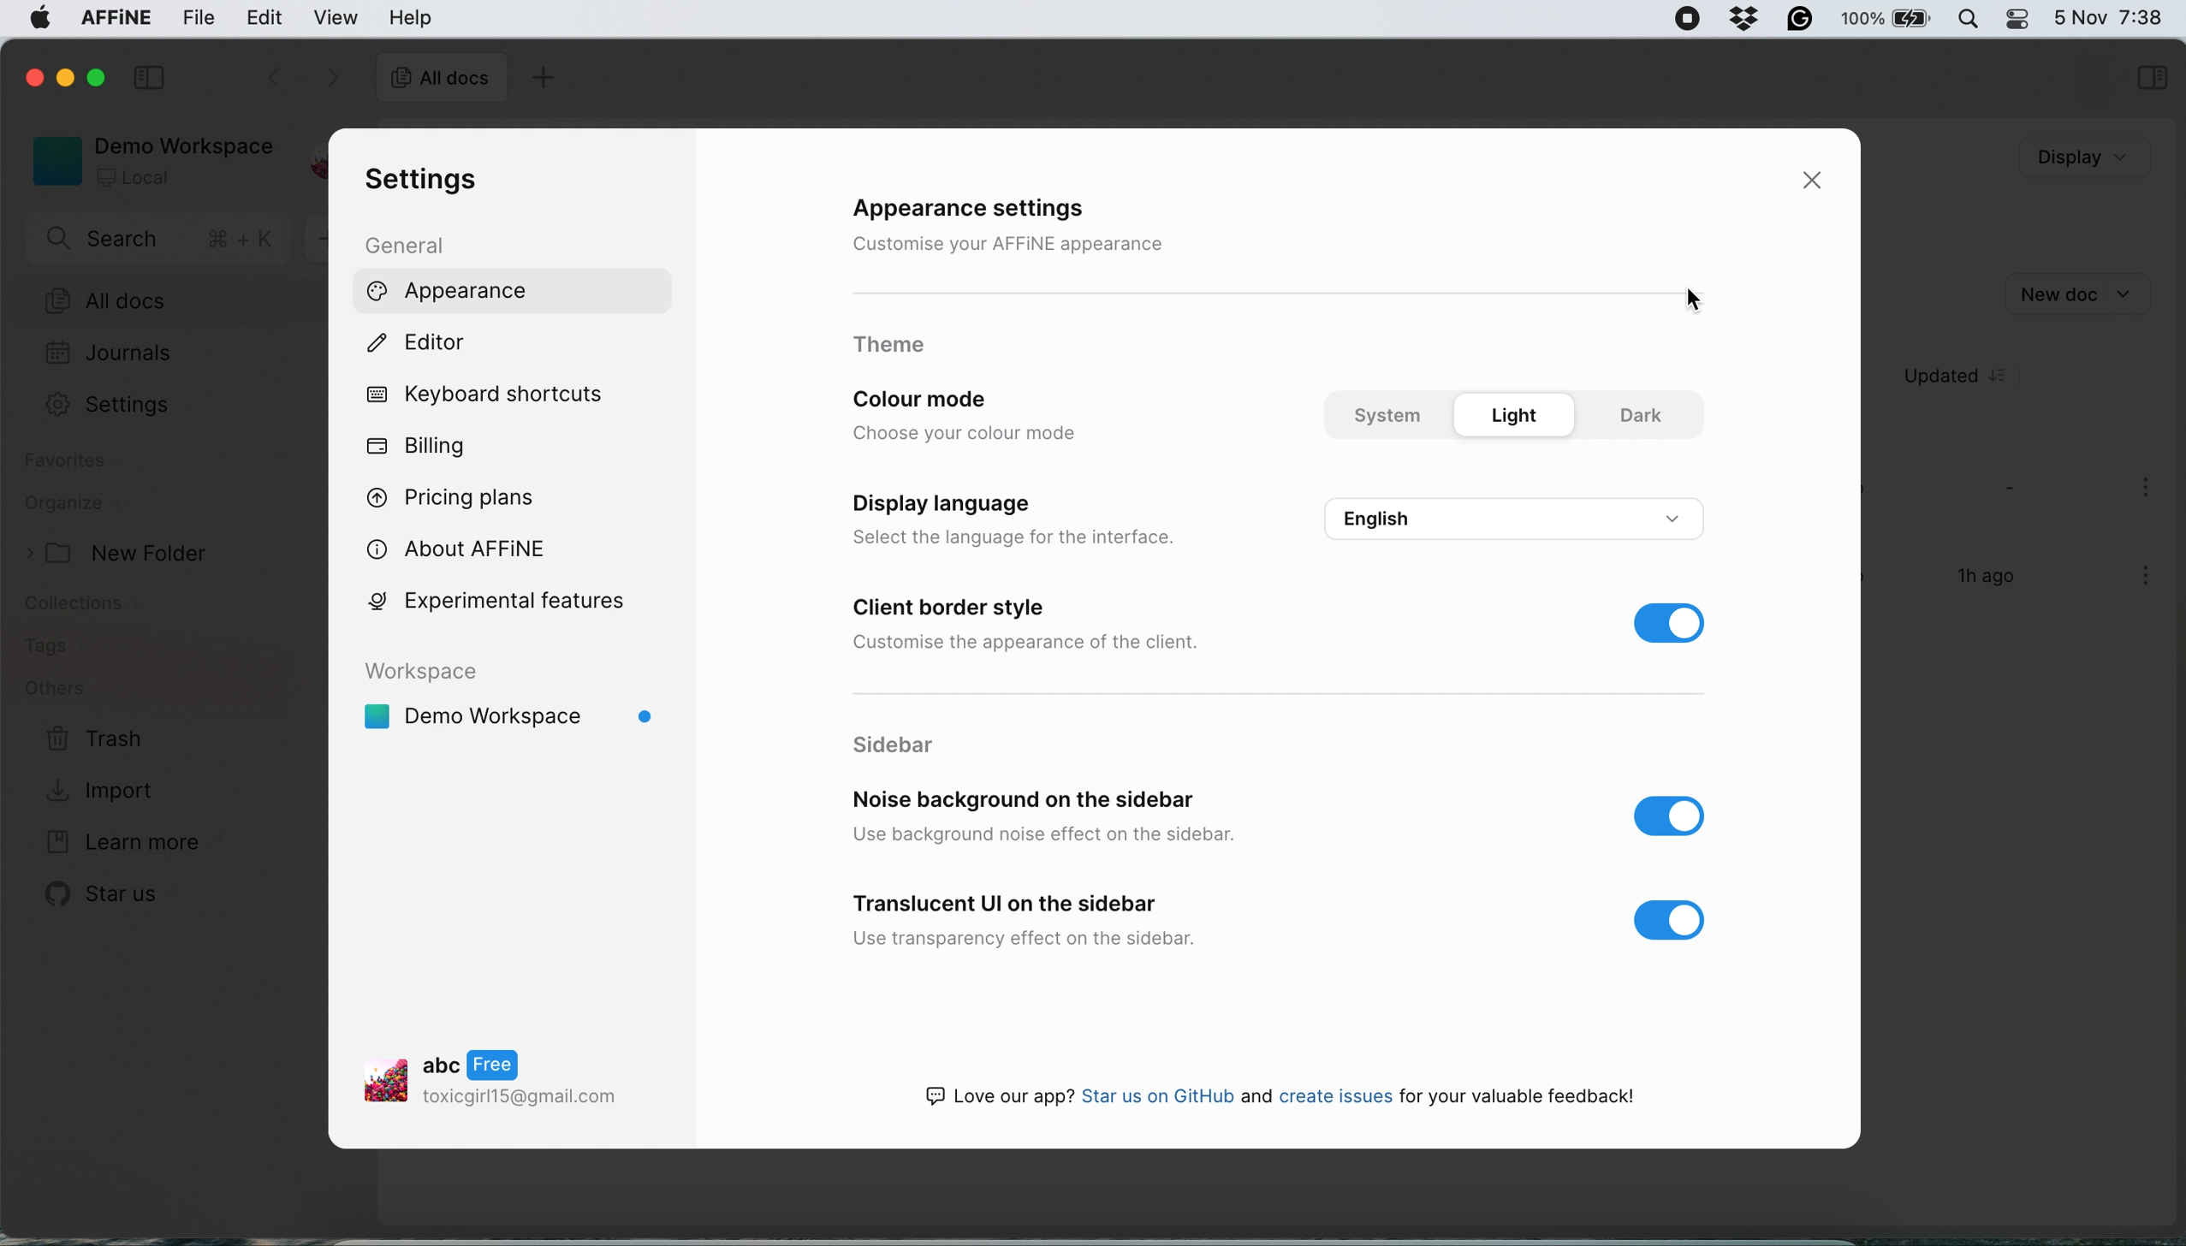 This screenshot has height=1246, width=2186. I want to click on learn more, so click(129, 845).